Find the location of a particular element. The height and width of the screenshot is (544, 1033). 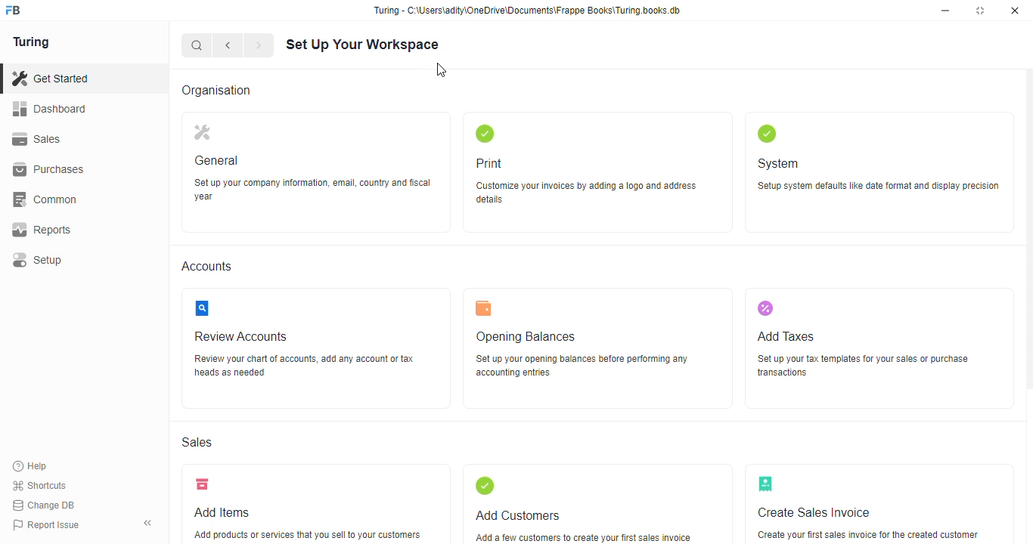

Help is located at coordinates (33, 465).